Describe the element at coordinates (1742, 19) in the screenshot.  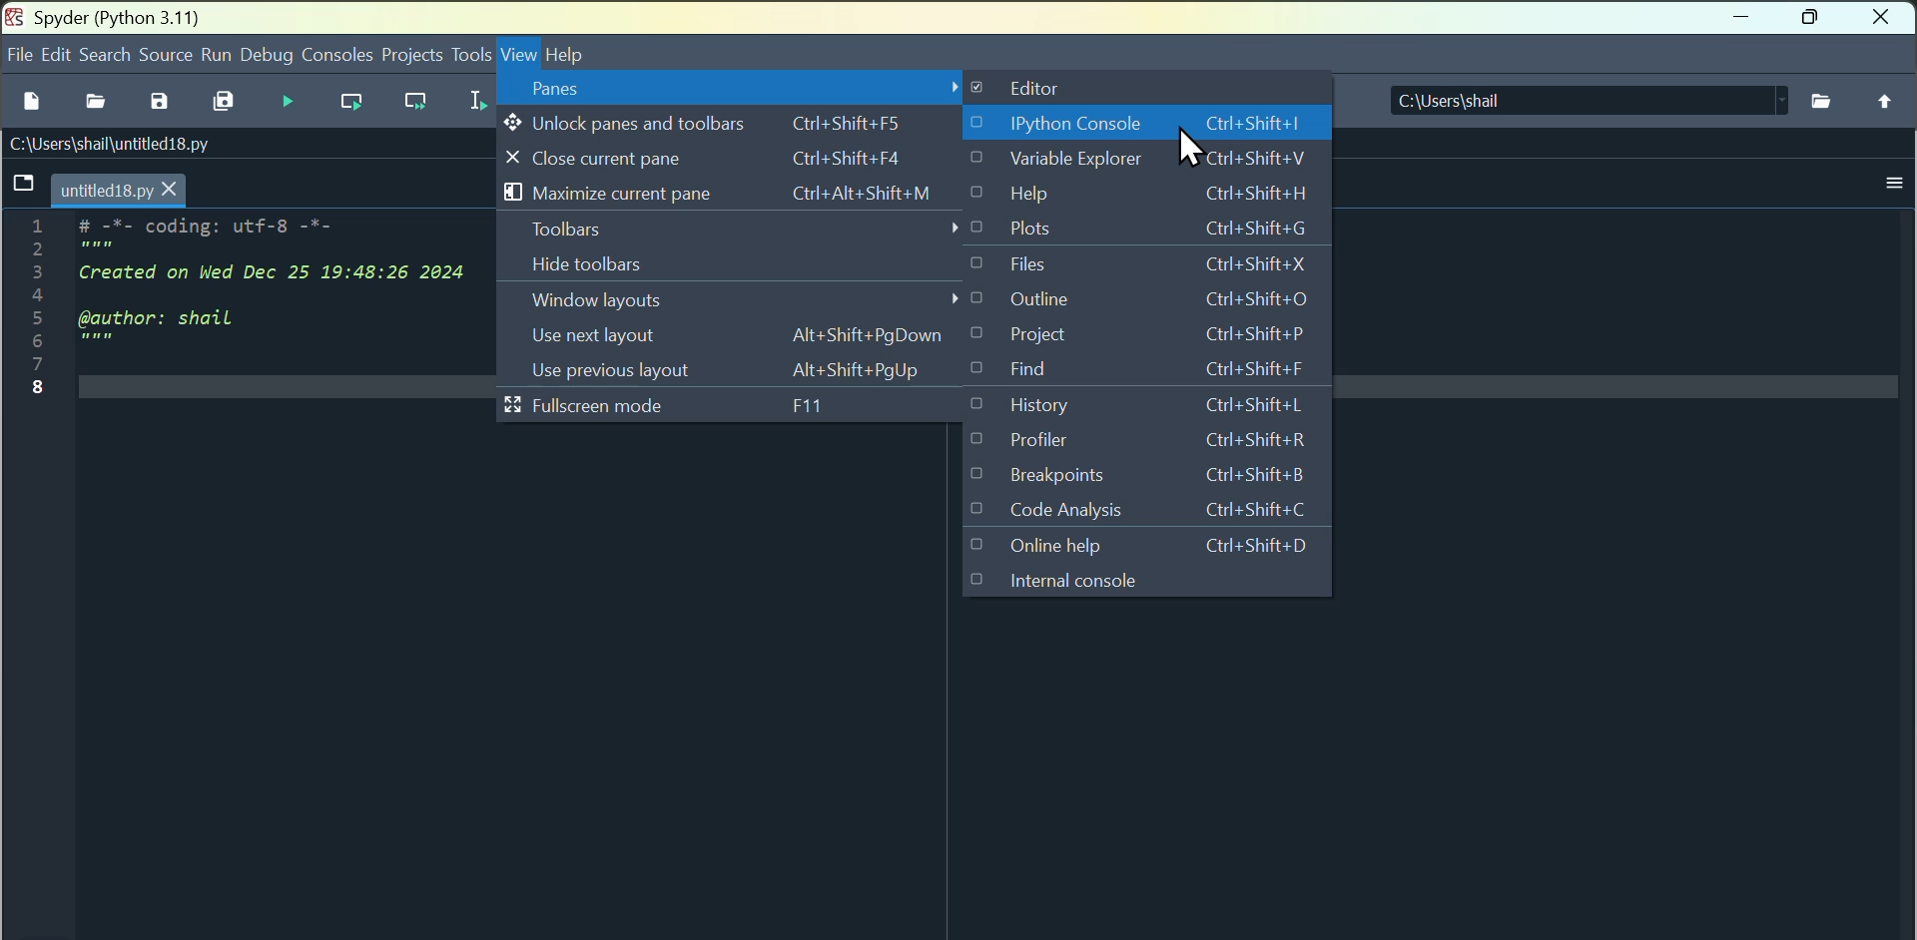
I see `minimise` at that location.